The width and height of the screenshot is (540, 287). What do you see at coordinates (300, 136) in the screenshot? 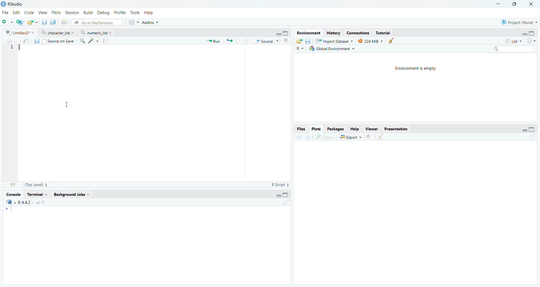
I see `Go to previous plot` at bounding box center [300, 136].